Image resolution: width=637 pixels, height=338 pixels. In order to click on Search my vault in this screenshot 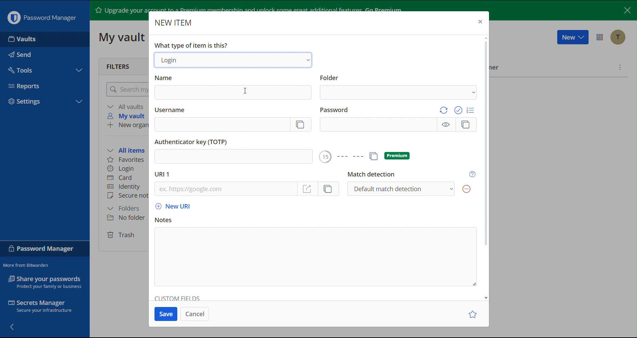, I will do `click(127, 89)`.